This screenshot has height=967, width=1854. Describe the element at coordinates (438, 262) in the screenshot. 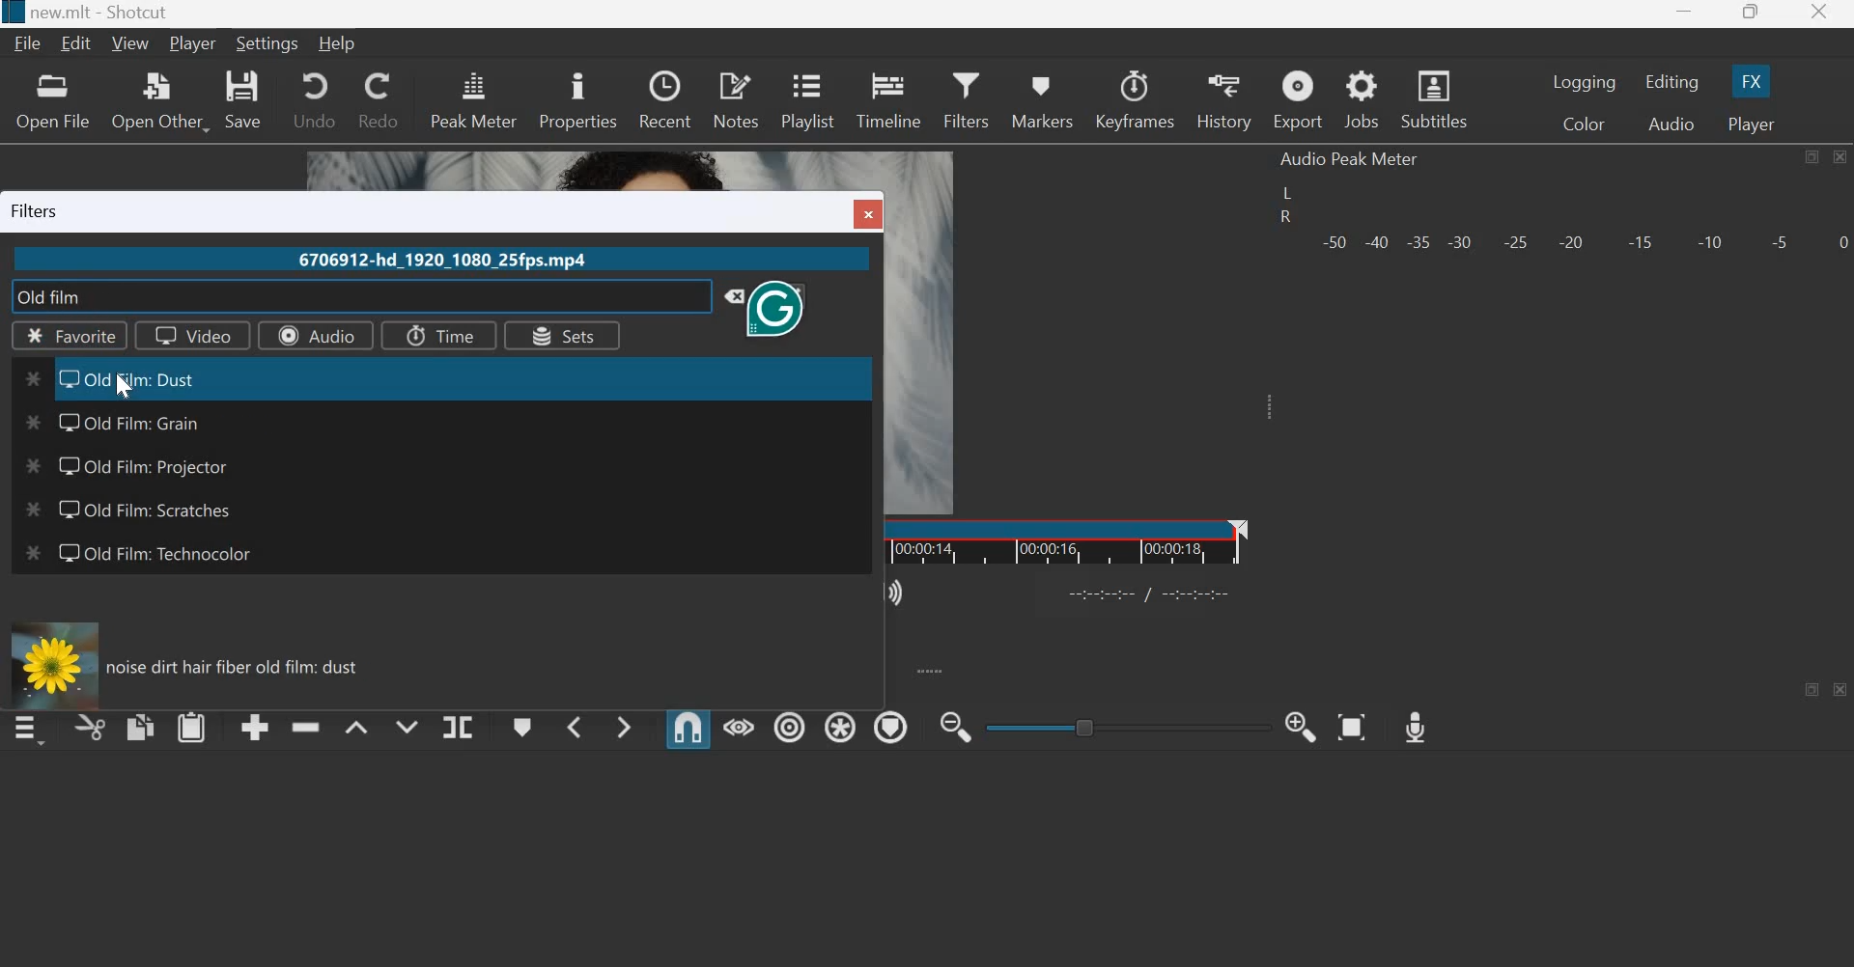

I see `6706912-hd_1920_1080_25fps.mp4` at that location.